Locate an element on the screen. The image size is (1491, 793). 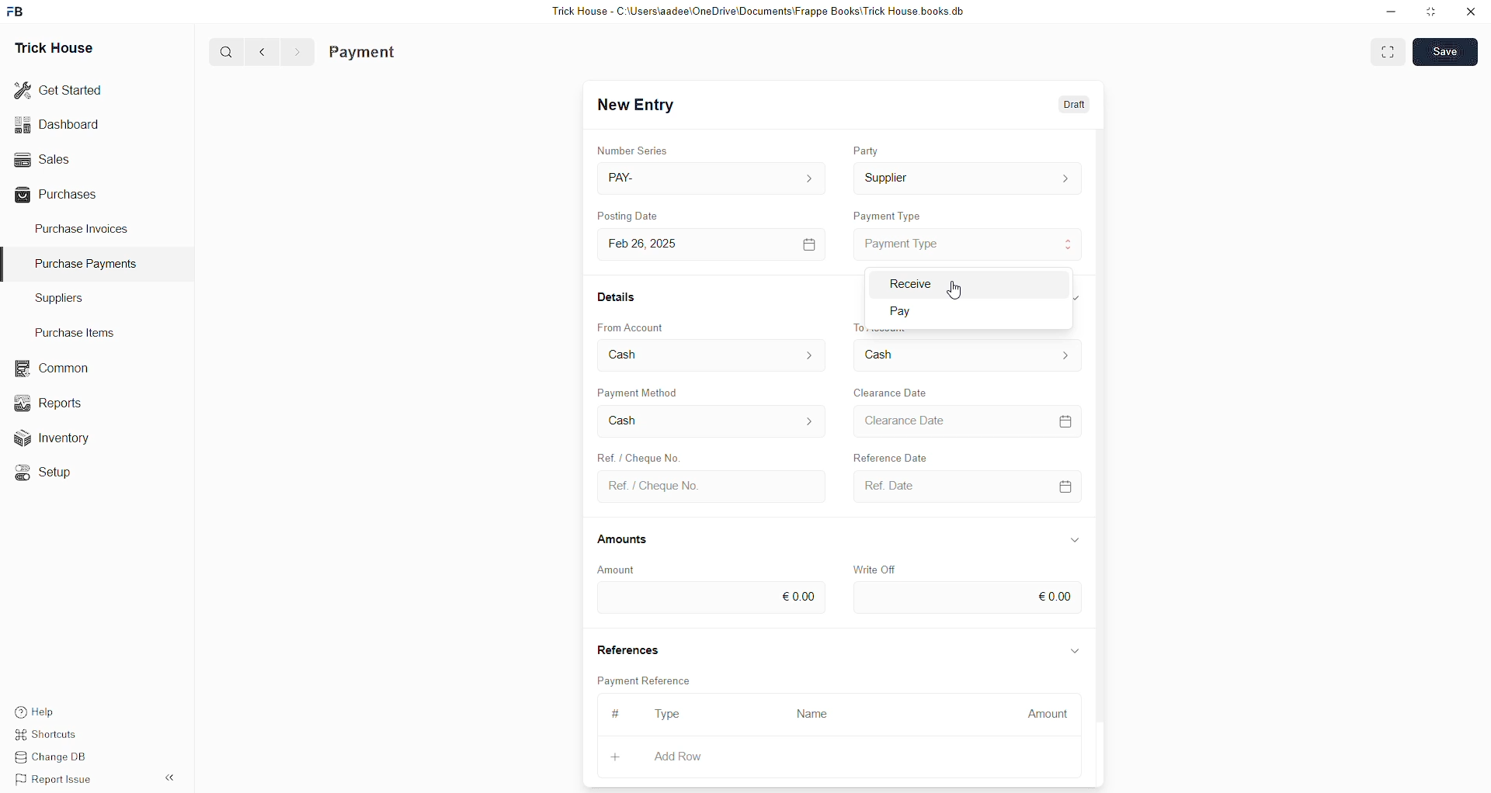
Amount is located at coordinates (1048, 714).